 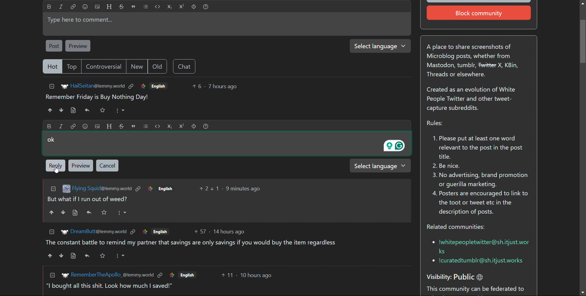 What do you see at coordinates (133, 7) in the screenshot?
I see `quote` at bounding box center [133, 7].